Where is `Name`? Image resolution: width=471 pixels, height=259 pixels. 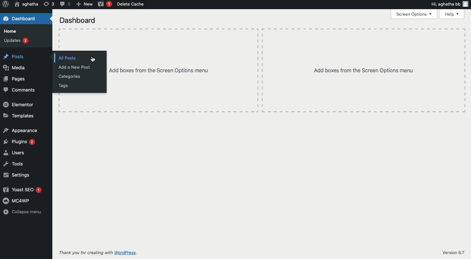 Name is located at coordinates (25, 5).